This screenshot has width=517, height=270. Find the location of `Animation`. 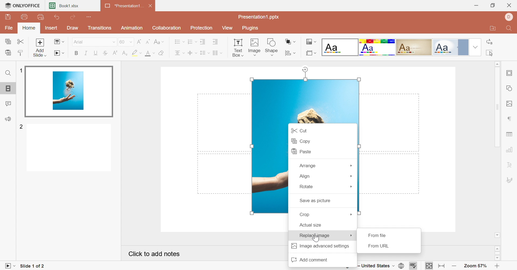

Animation is located at coordinates (132, 28).